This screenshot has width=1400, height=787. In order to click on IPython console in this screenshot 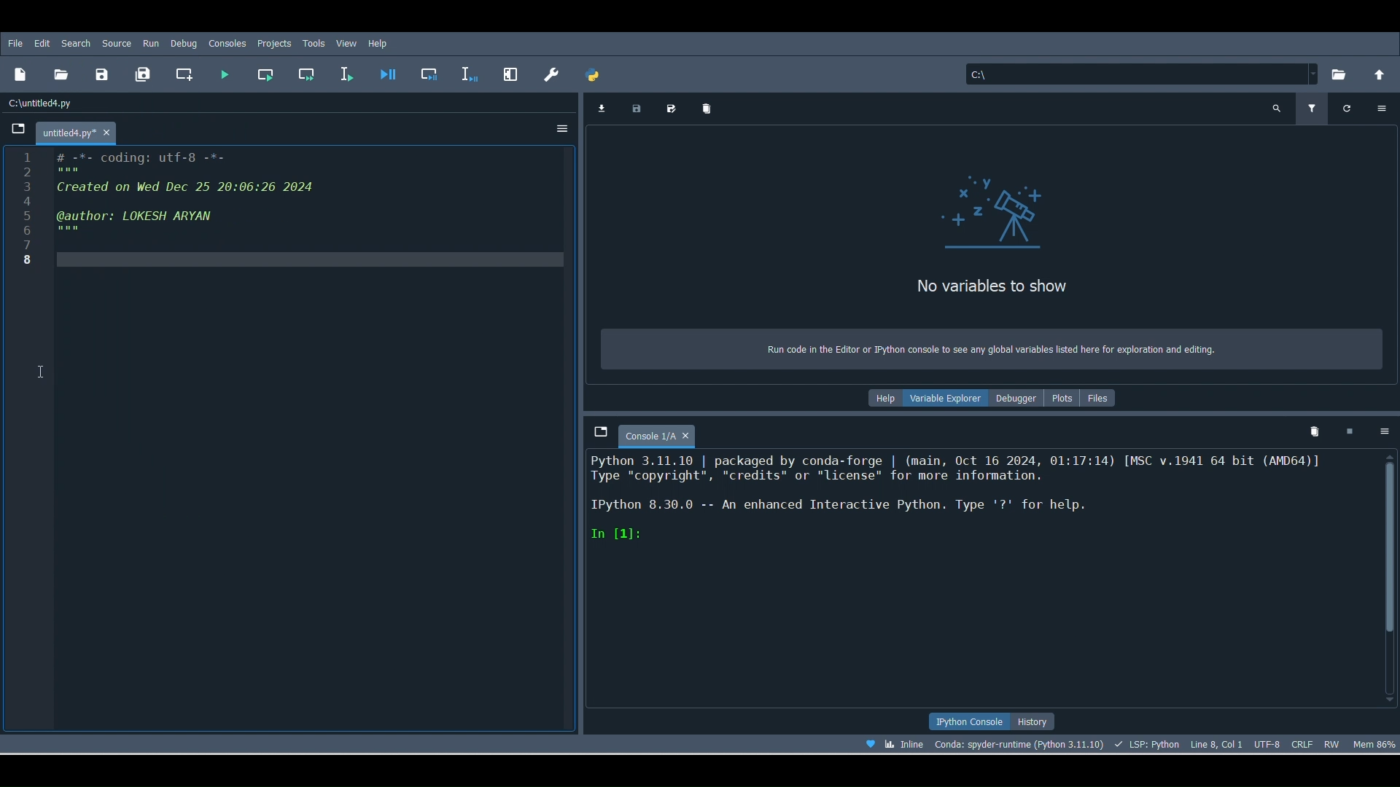, I will do `click(970, 721)`.